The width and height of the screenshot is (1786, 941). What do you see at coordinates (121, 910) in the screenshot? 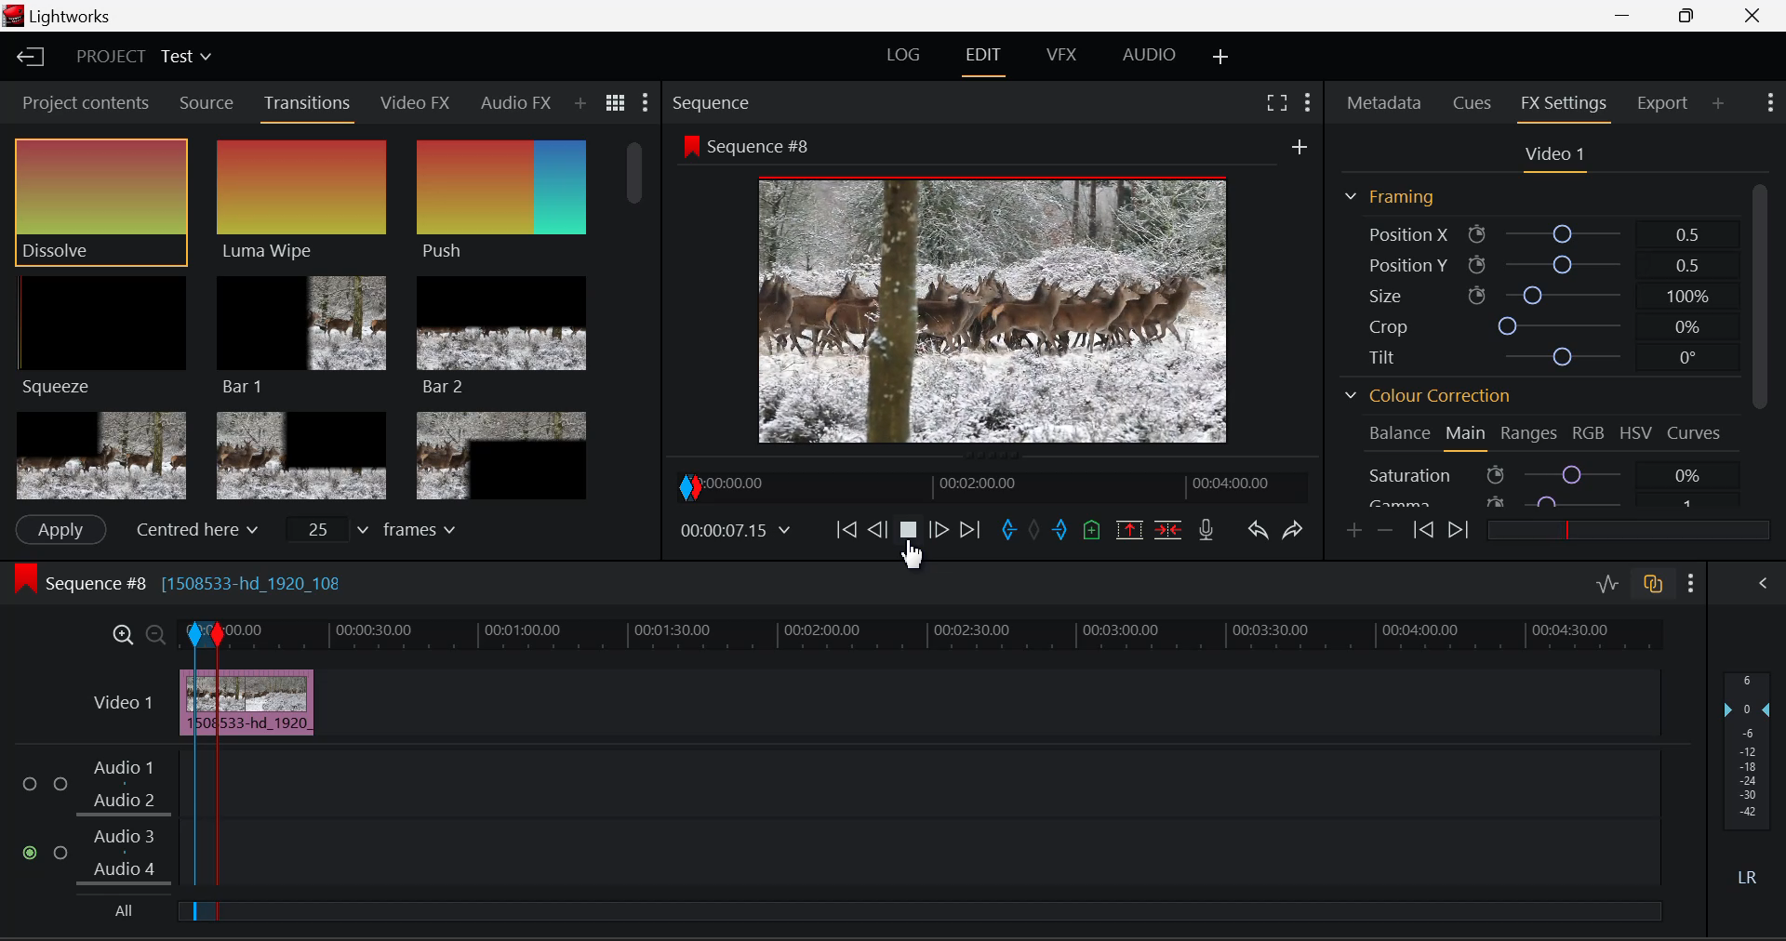
I see `All` at bounding box center [121, 910].